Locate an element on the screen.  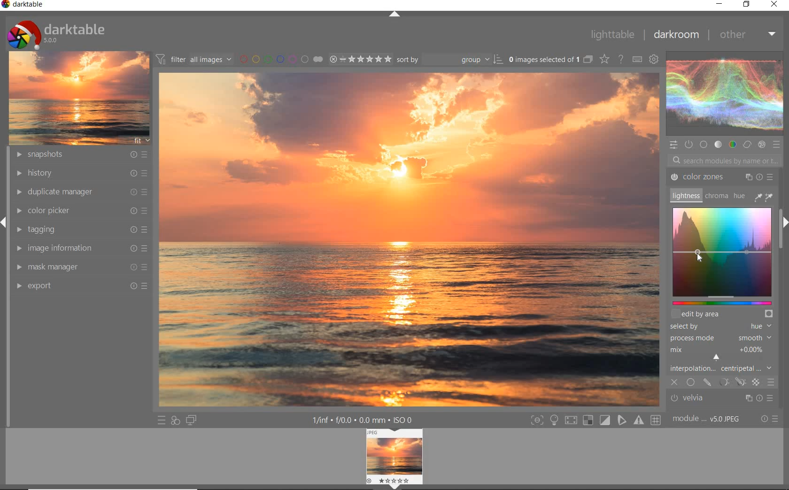
CORRECT is located at coordinates (747, 145).